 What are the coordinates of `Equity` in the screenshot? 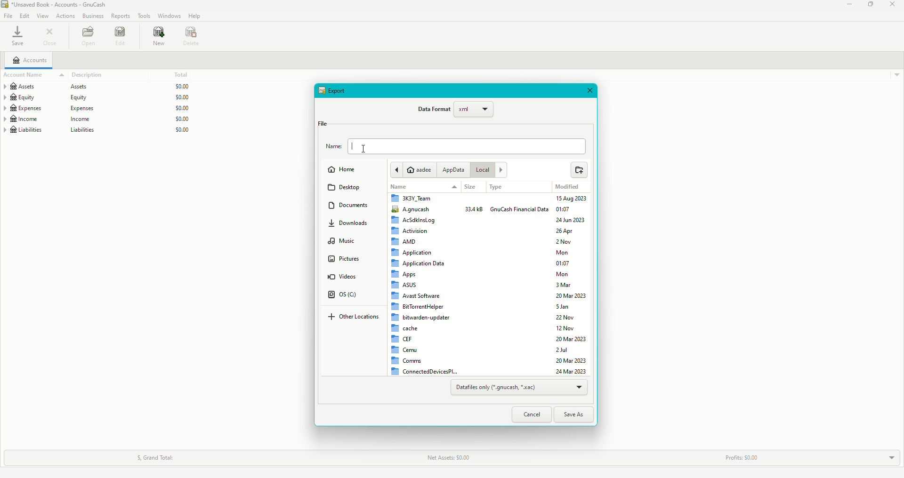 It's located at (103, 96).